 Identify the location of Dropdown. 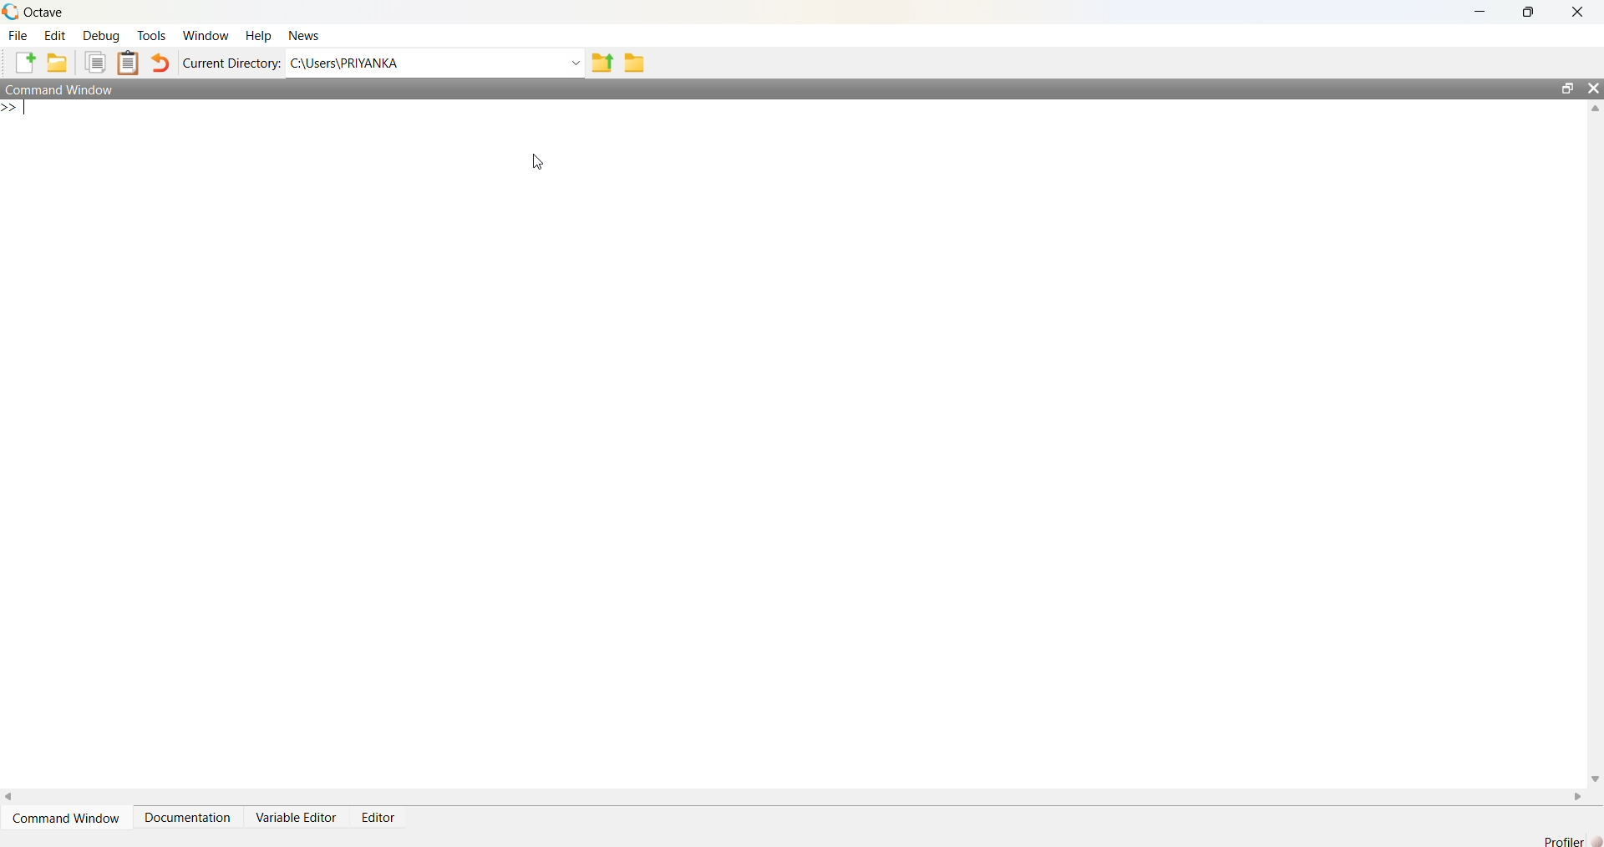
(573, 62).